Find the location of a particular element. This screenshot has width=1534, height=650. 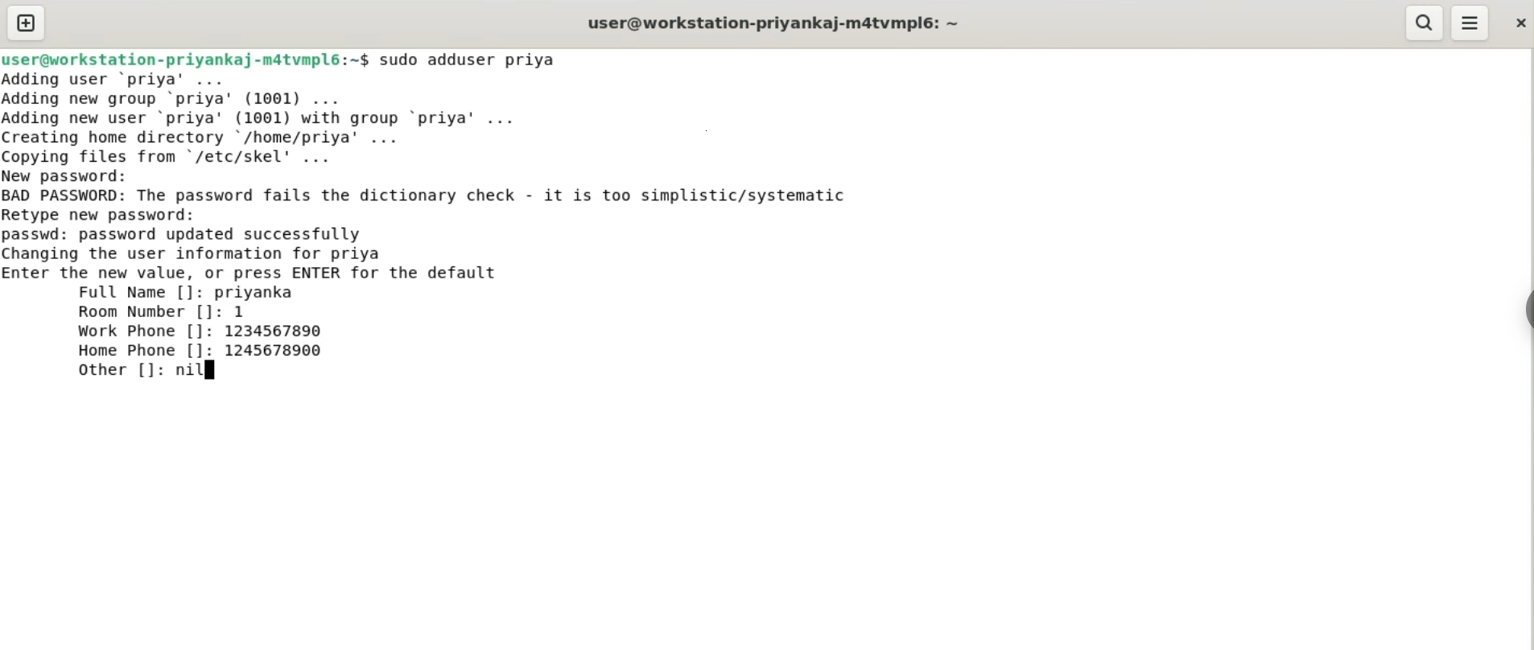

Room Number []: 1 is located at coordinates (162, 312).